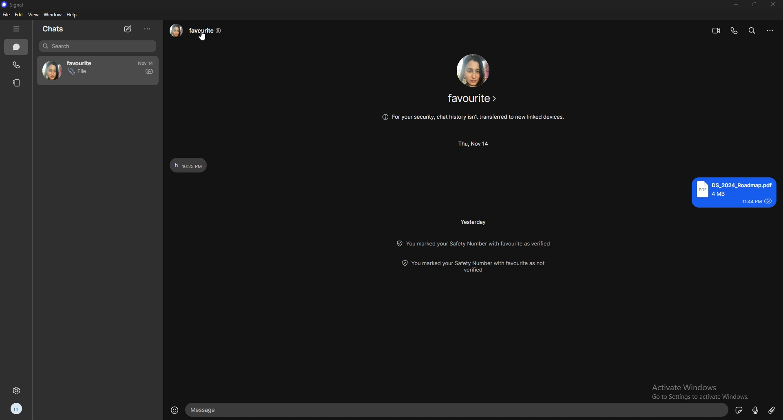 The width and height of the screenshot is (783, 420). Describe the element at coordinates (473, 70) in the screenshot. I see `contact photo` at that location.